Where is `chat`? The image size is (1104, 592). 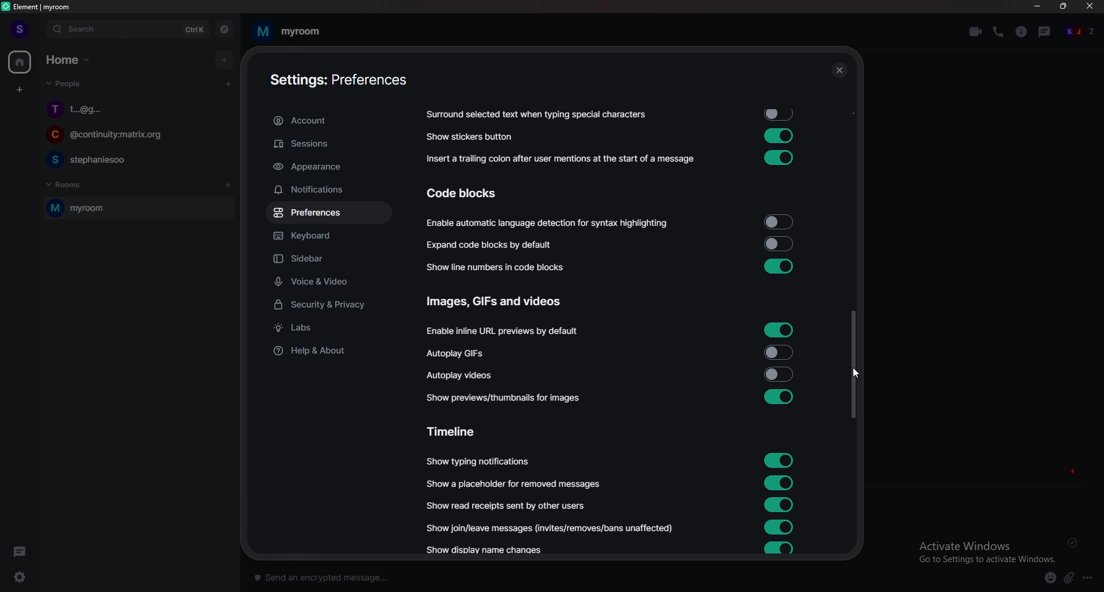
chat is located at coordinates (137, 109).